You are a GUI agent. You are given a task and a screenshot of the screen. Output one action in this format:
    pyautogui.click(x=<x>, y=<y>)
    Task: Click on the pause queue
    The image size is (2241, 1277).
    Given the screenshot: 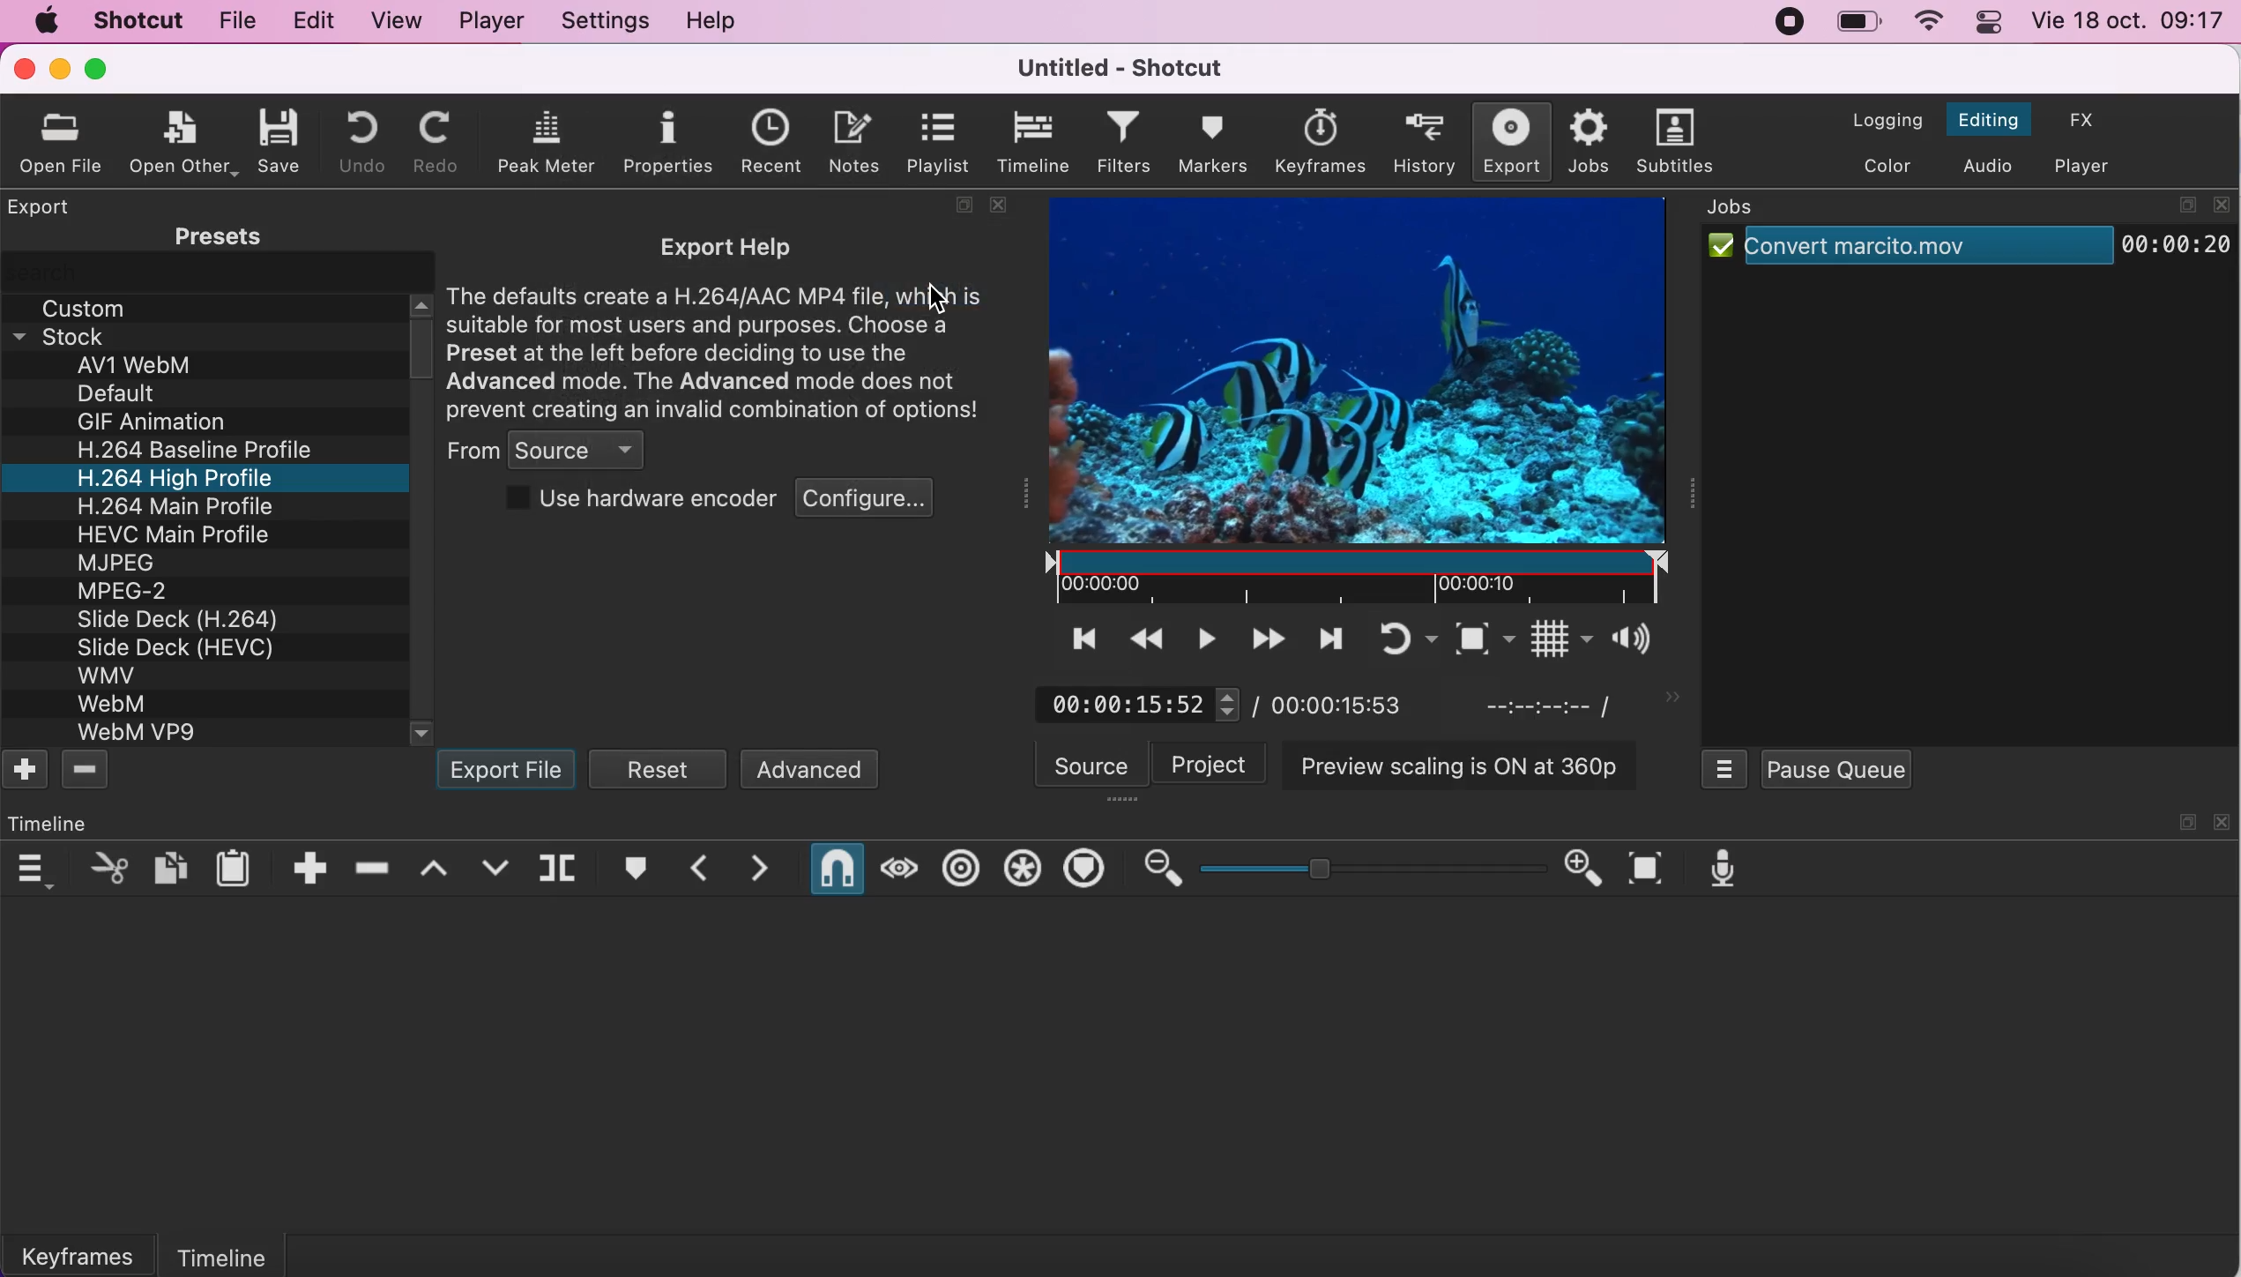 What is the action you would take?
    pyautogui.click(x=1835, y=768)
    